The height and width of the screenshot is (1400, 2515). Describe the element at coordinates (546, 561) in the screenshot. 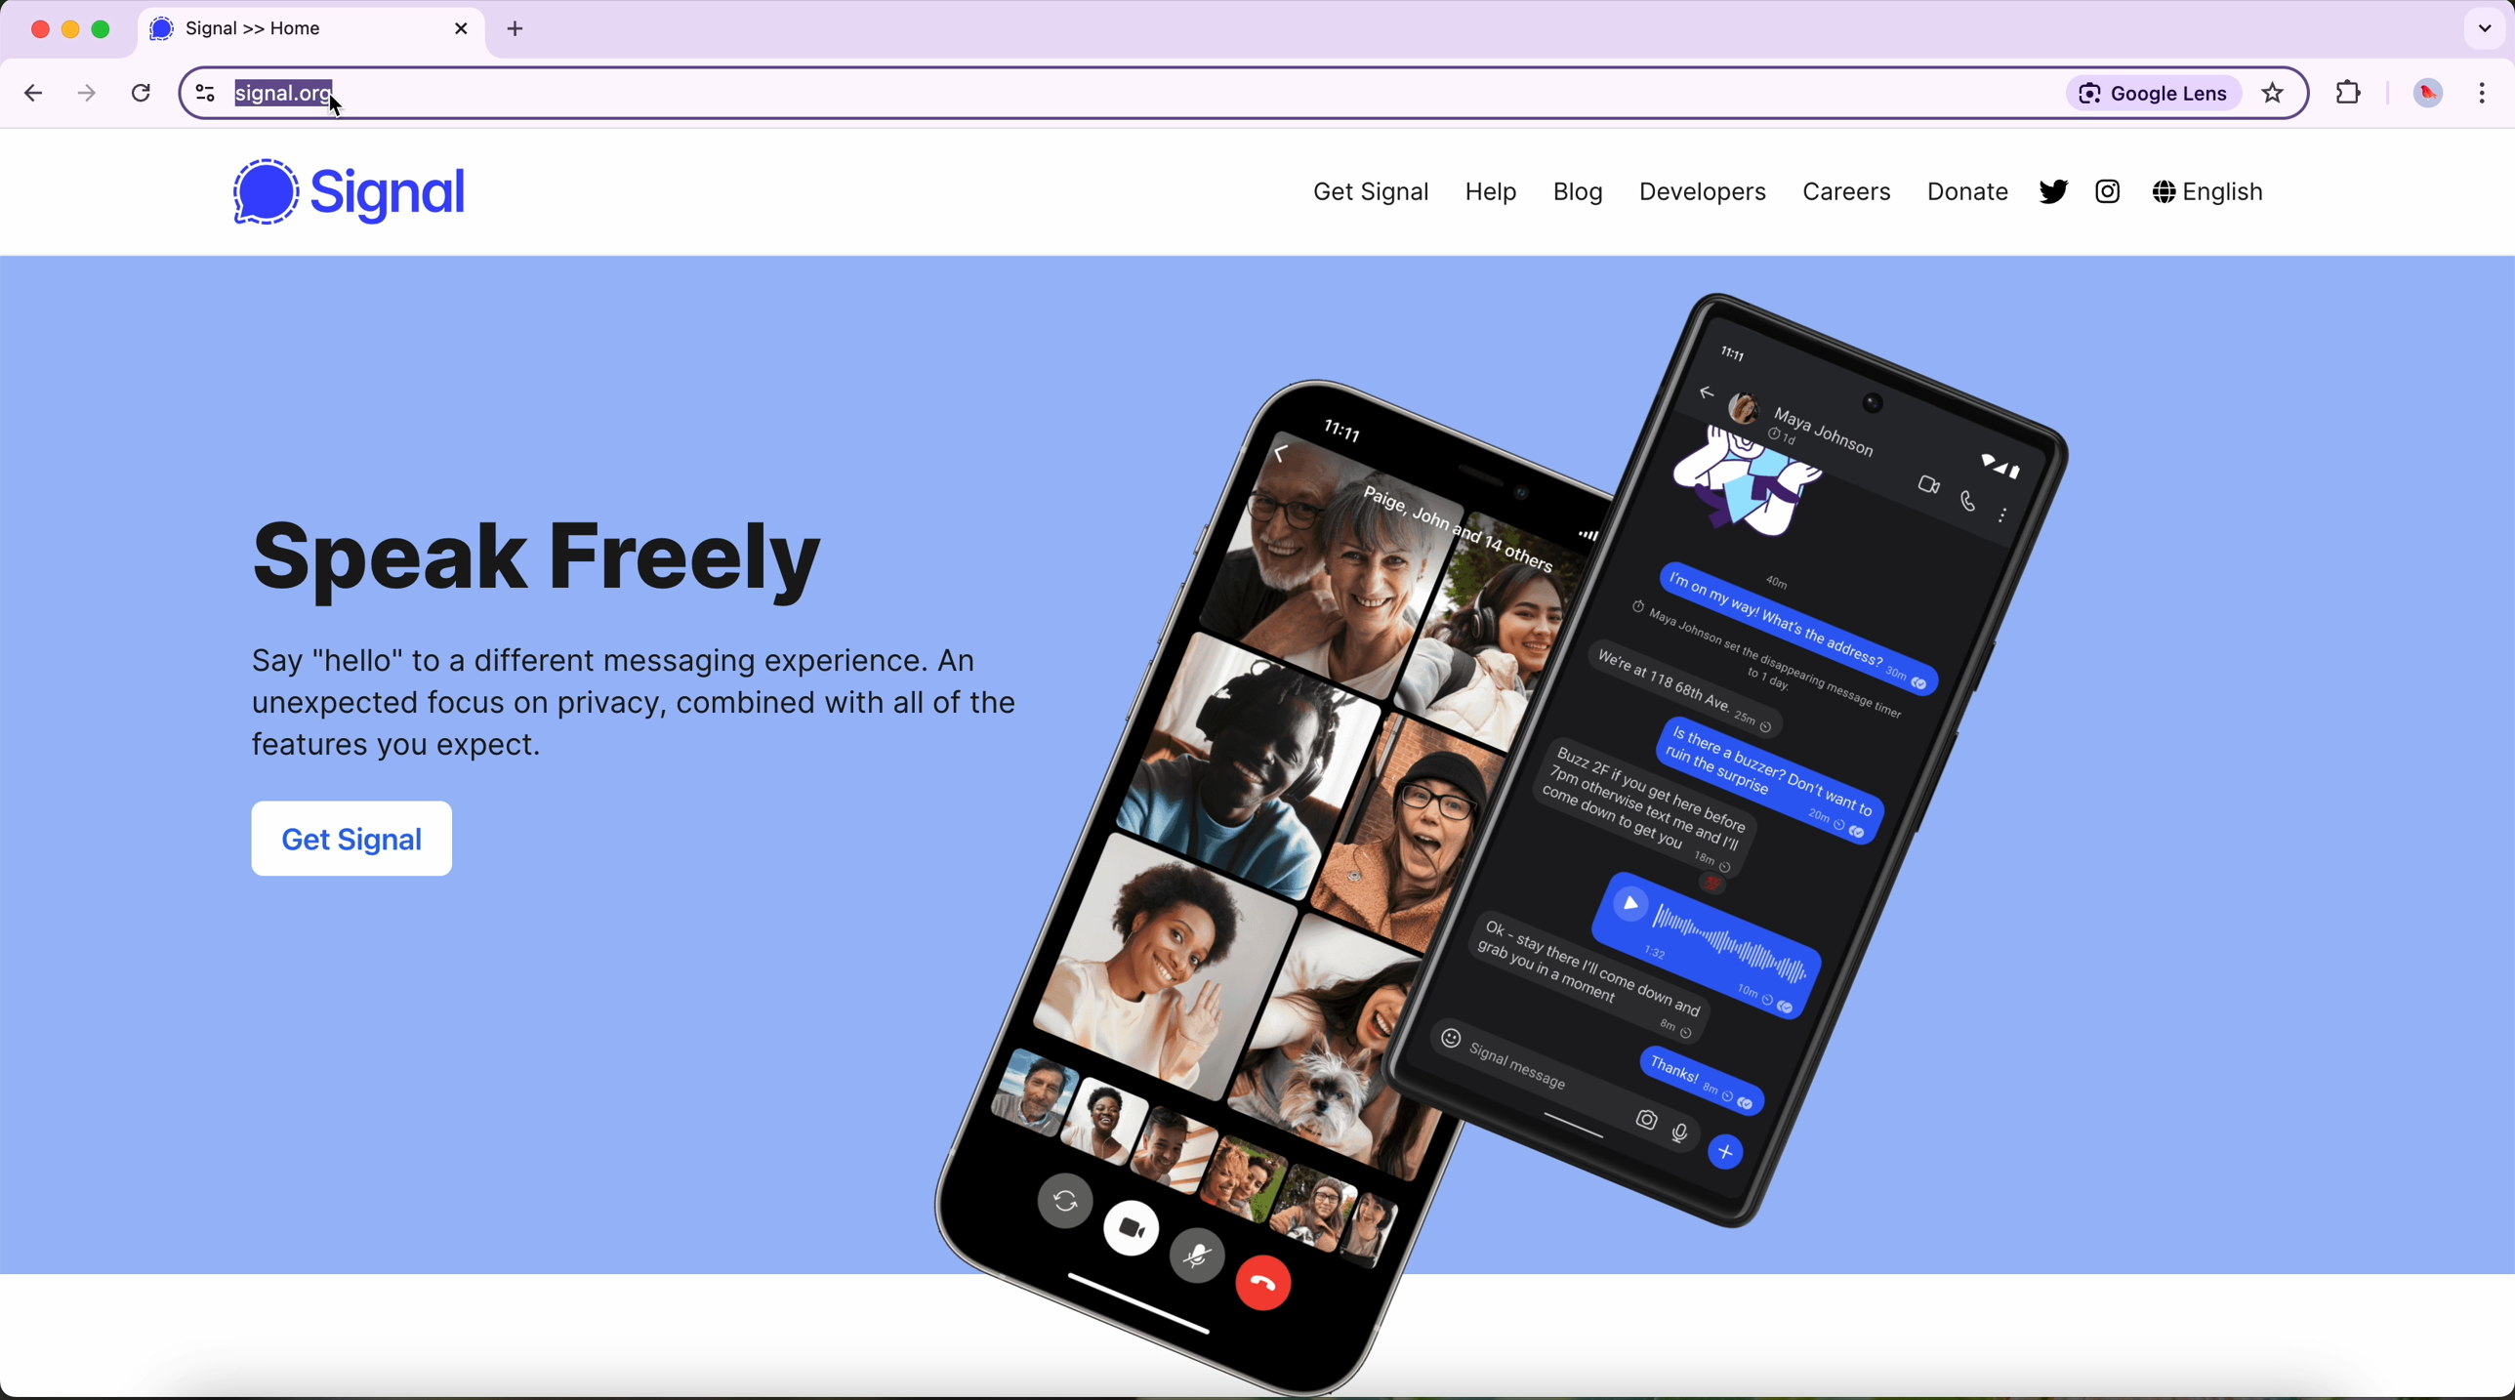

I see `Speak Freely` at that location.